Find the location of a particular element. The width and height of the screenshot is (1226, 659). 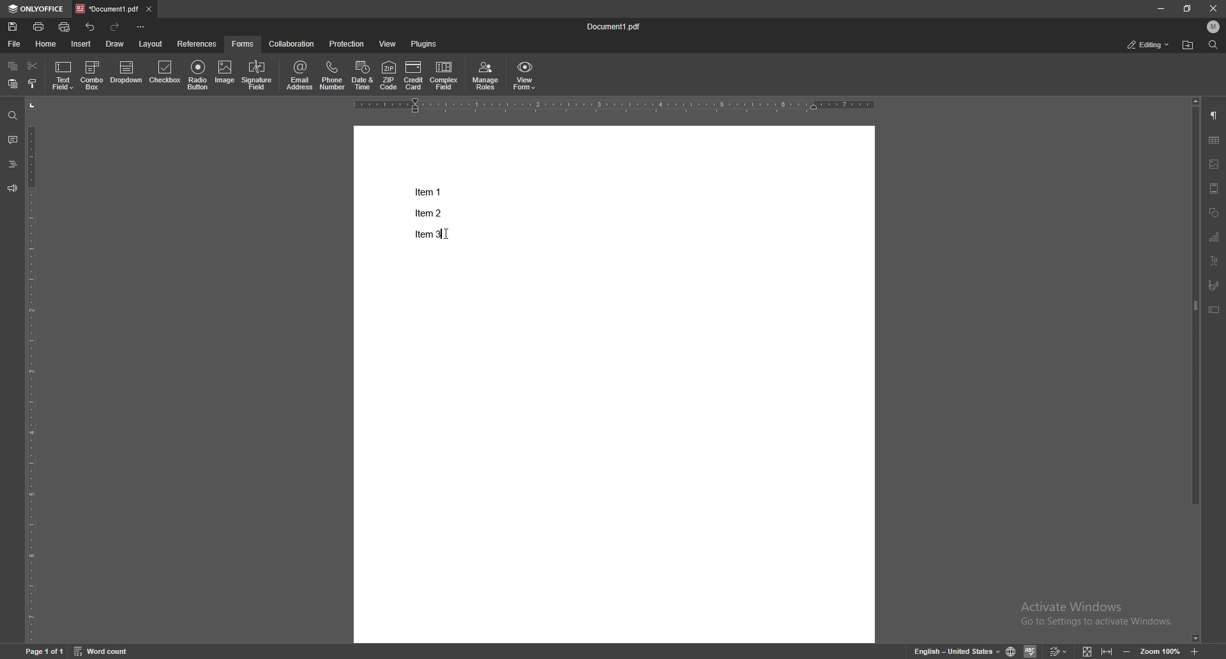

save is located at coordinates (13, 27).